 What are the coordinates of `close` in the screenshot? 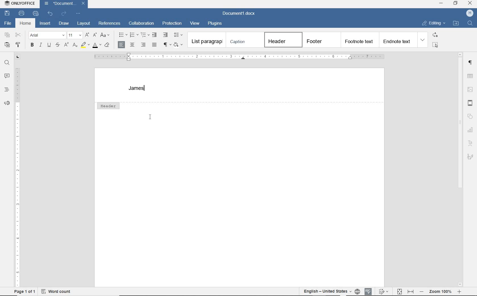 It's located at (83, 3).